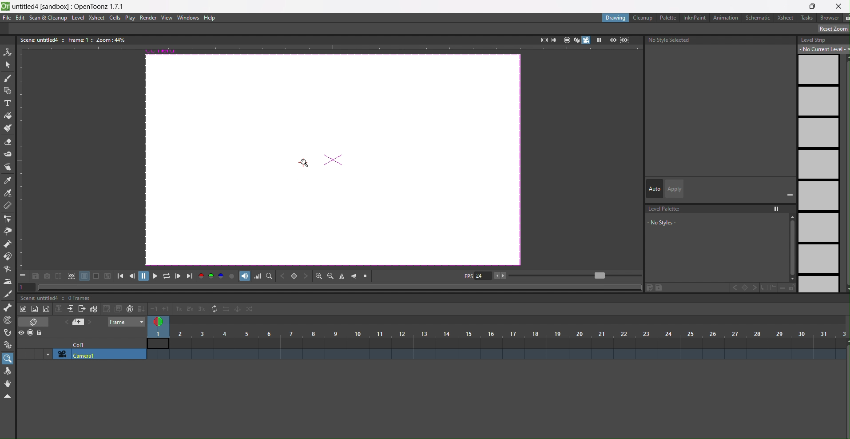  I want to click on audio, so click(245, 276).